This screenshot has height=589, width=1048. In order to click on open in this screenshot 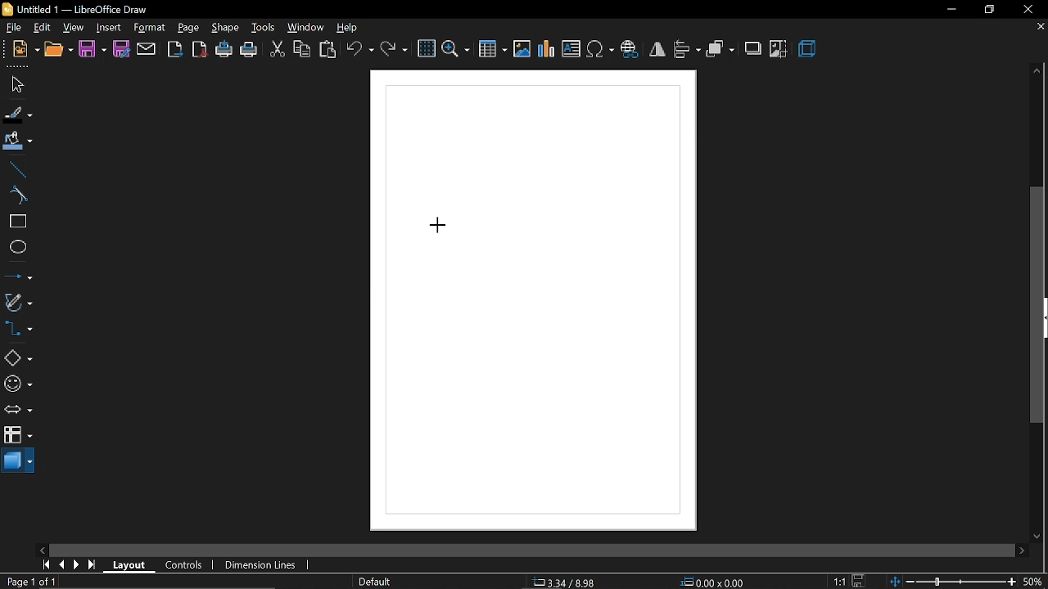, I will do `click(59, 49)`.